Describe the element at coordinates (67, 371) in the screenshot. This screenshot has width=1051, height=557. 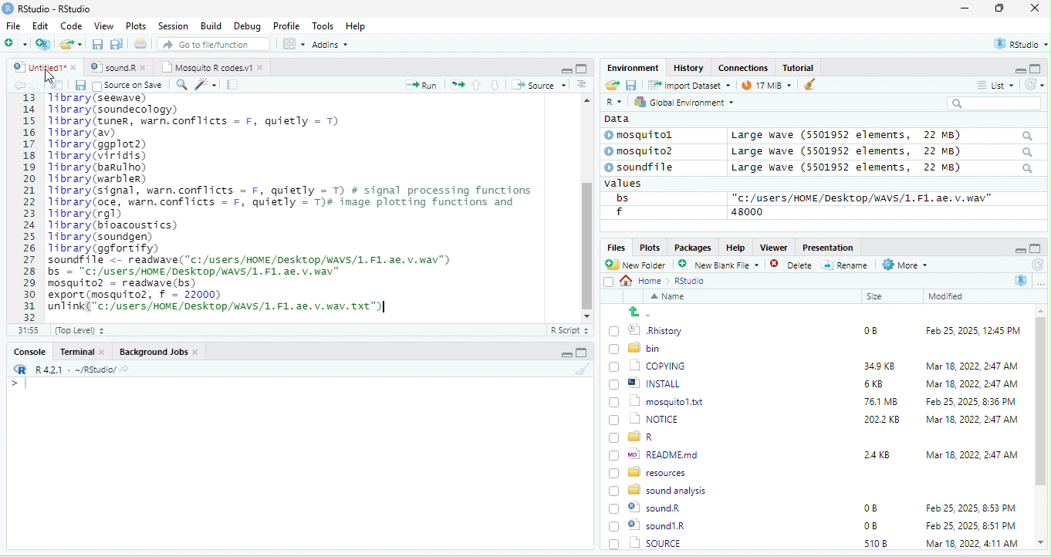
I see `RR R421 - ~/RStudio/` at that location.